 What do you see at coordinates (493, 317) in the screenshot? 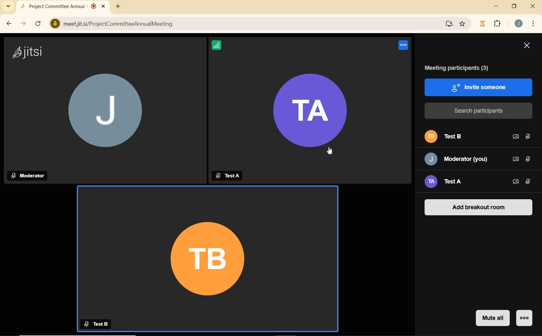
I see `MUTE ALL` at bounding box center [493, 317].